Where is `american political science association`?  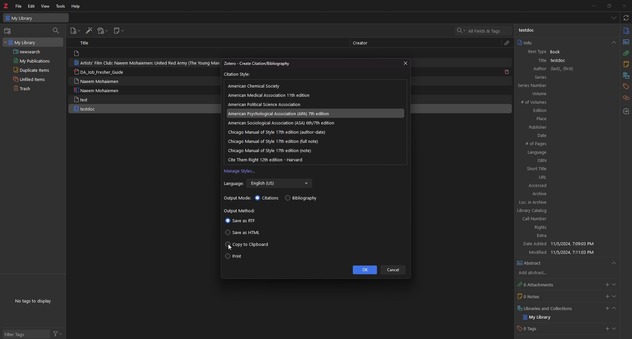
american political science association is located at coordinates (268, 104).